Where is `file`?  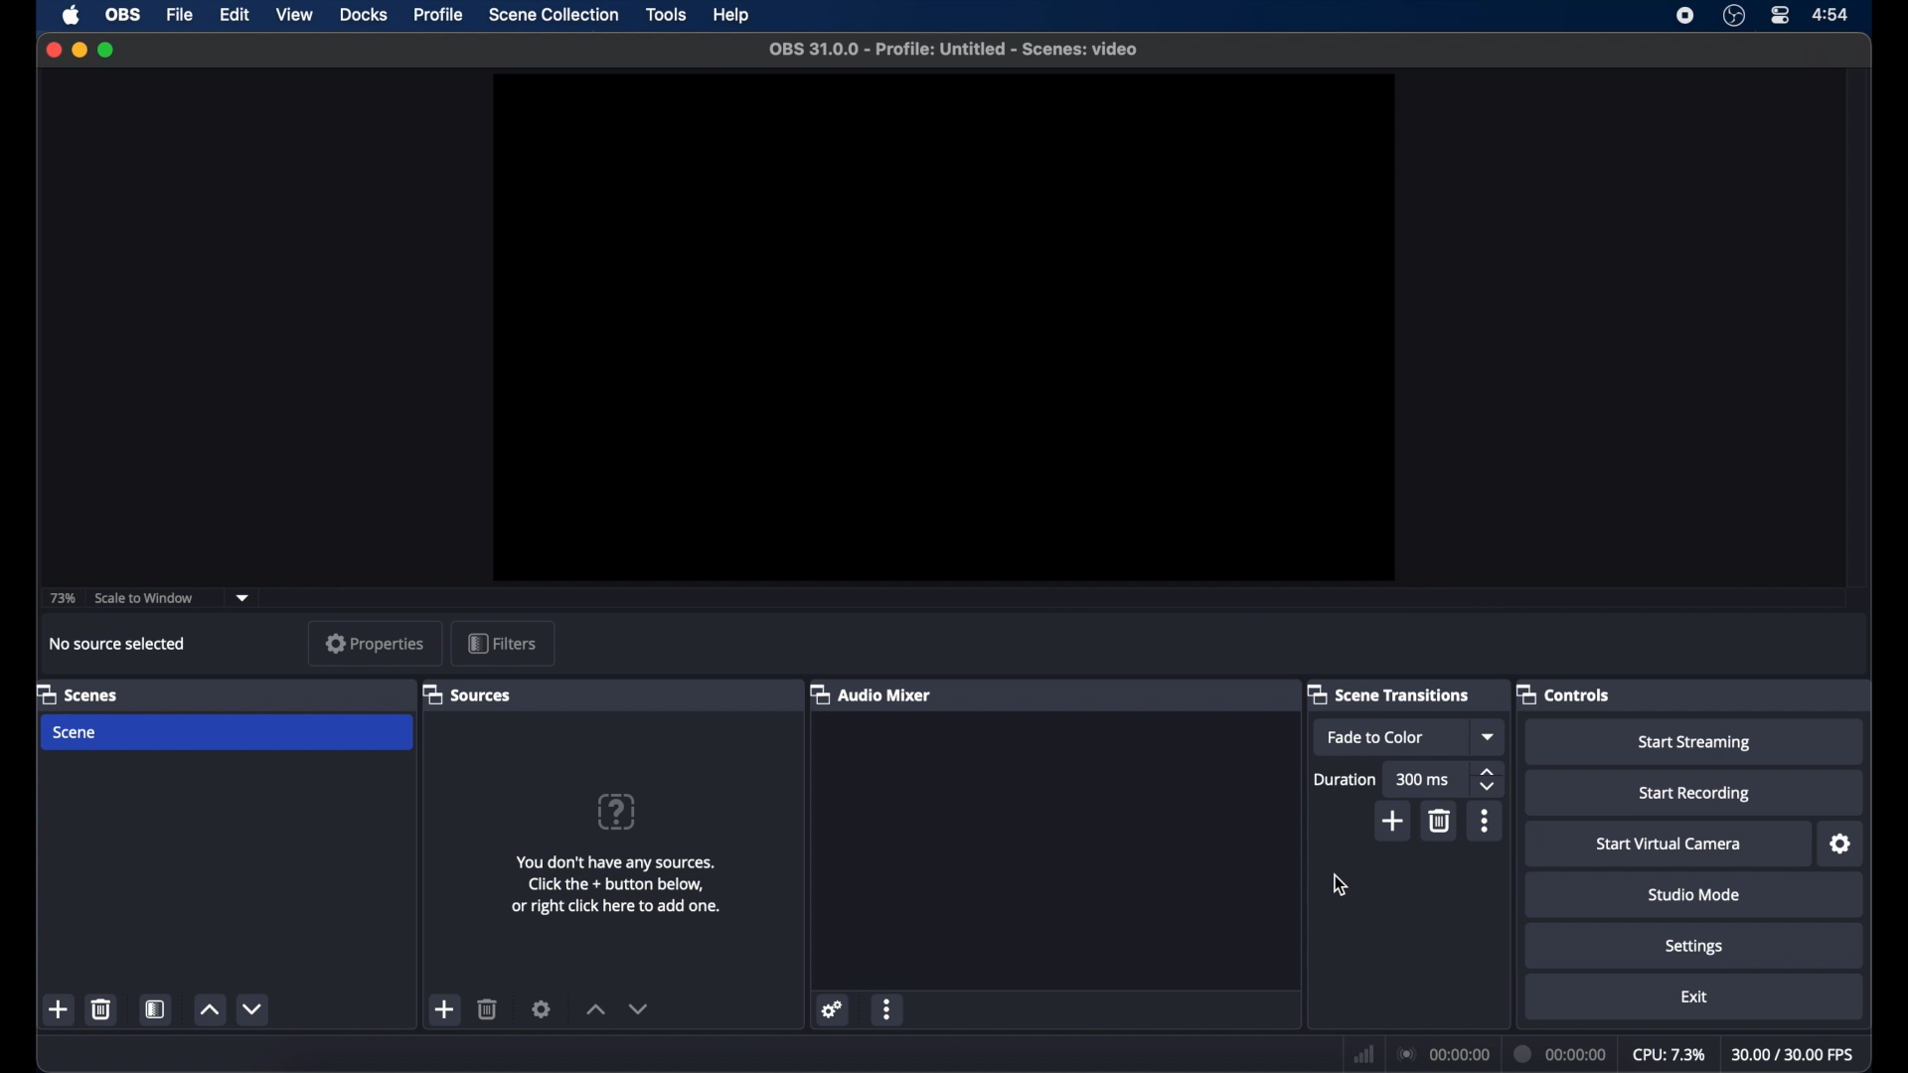 file is located at coordinates (183, 14).